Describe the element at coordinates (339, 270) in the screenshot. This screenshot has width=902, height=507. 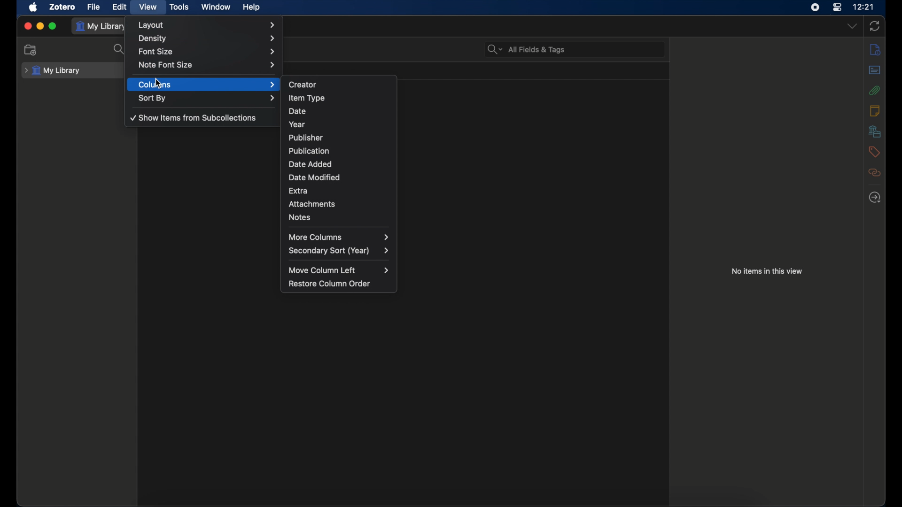
I see `move column left` at that location.